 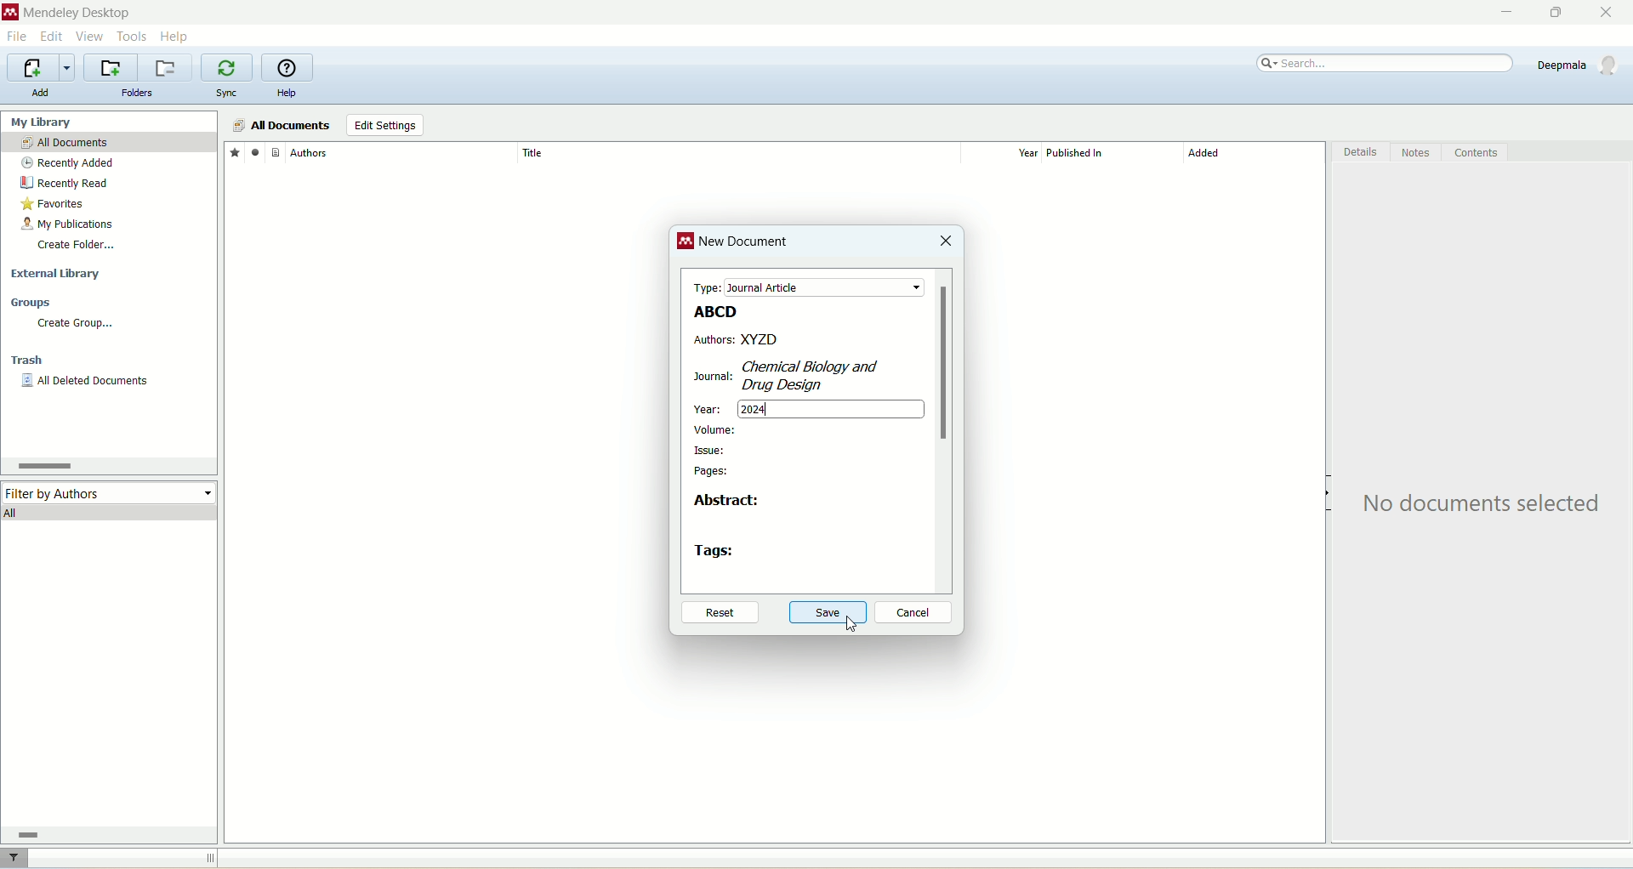 I want to click on XYZD, so click(x=834, y=338).